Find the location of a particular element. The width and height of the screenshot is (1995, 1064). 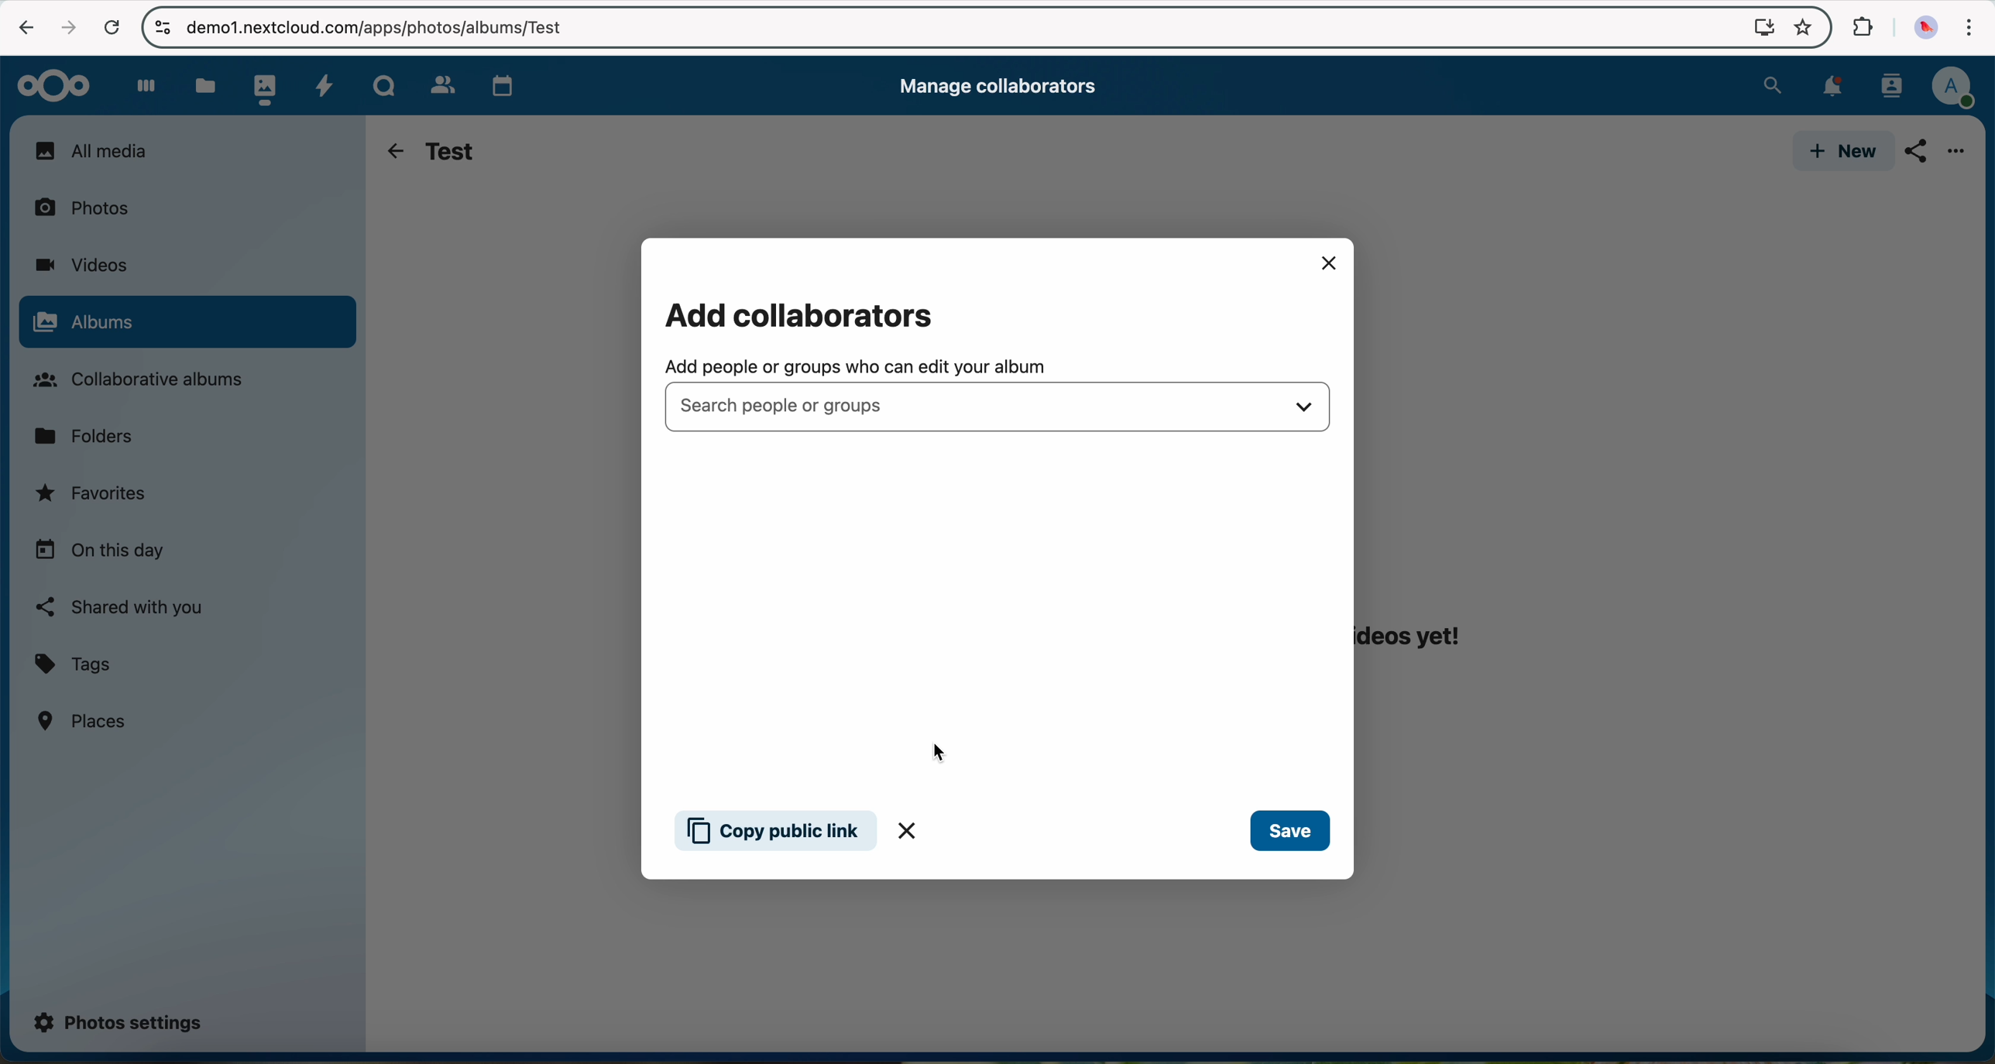

navigate foward is located at coordinates (65, 27).